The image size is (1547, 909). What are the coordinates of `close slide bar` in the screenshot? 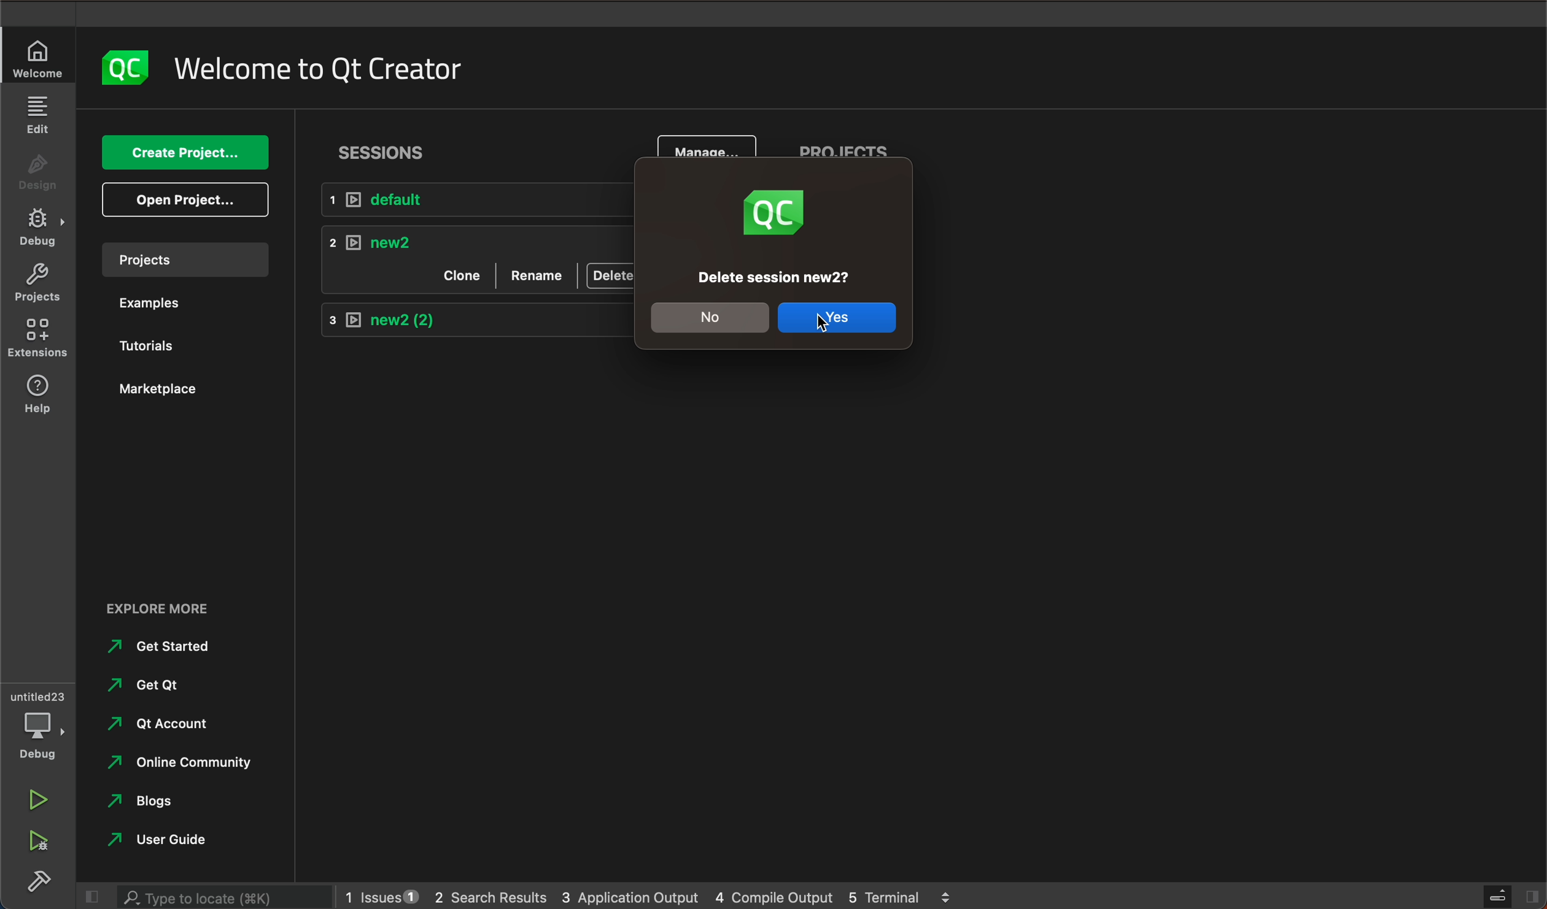 It's located at (93, 896).